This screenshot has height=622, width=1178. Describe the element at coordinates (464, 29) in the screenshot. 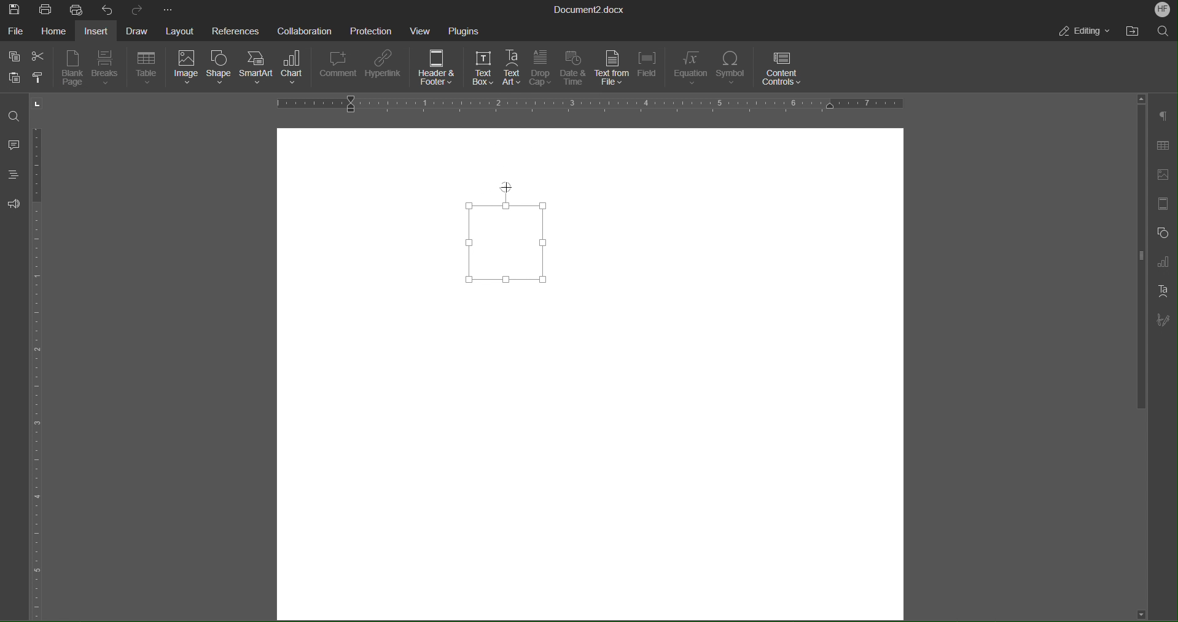

I see `Plugins` at that location.